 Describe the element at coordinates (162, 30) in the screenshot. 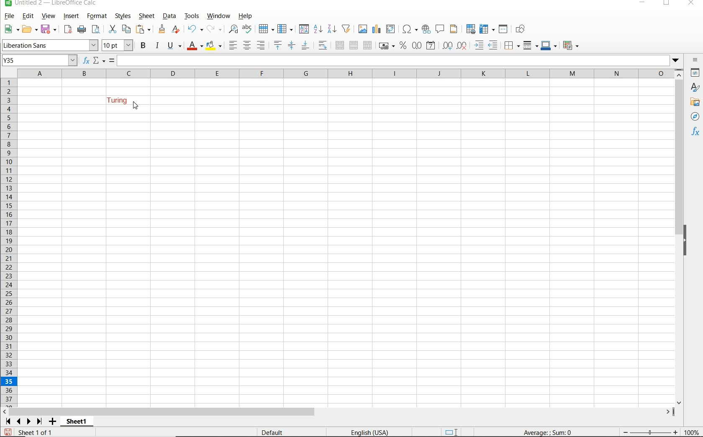

I see `CLEAR FORMATTING` at that location.